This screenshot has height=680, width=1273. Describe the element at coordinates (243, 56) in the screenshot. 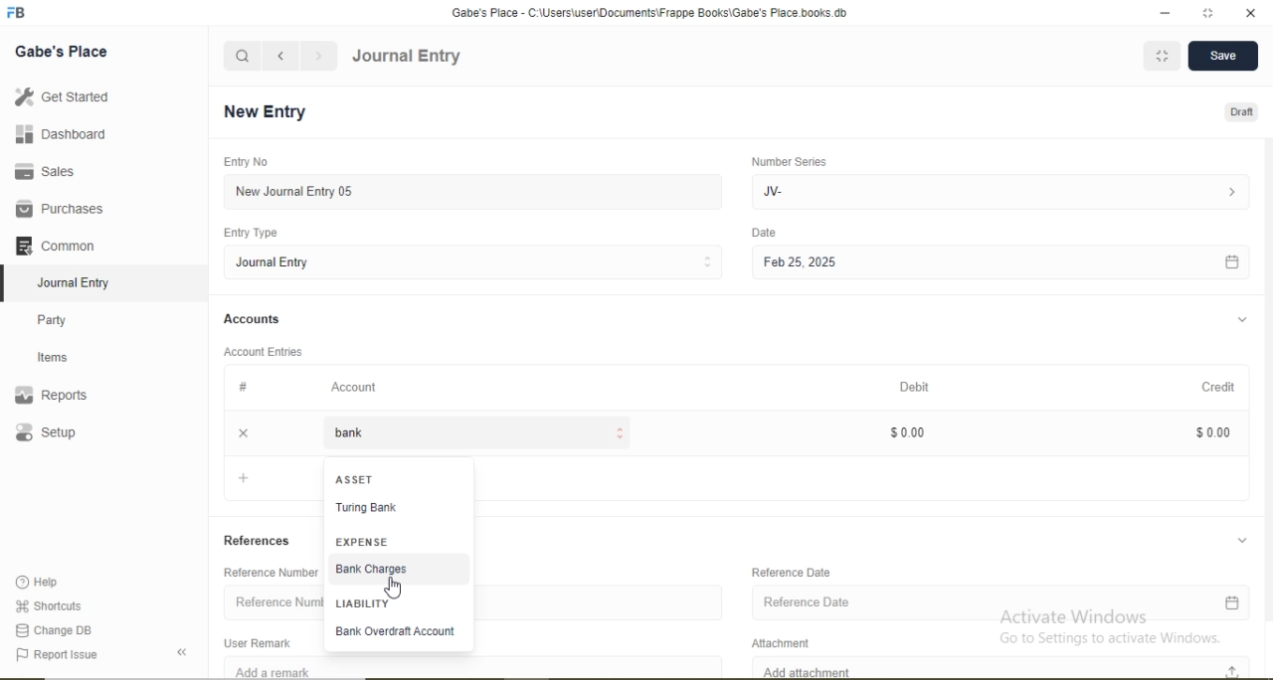

I see `search` at that location.